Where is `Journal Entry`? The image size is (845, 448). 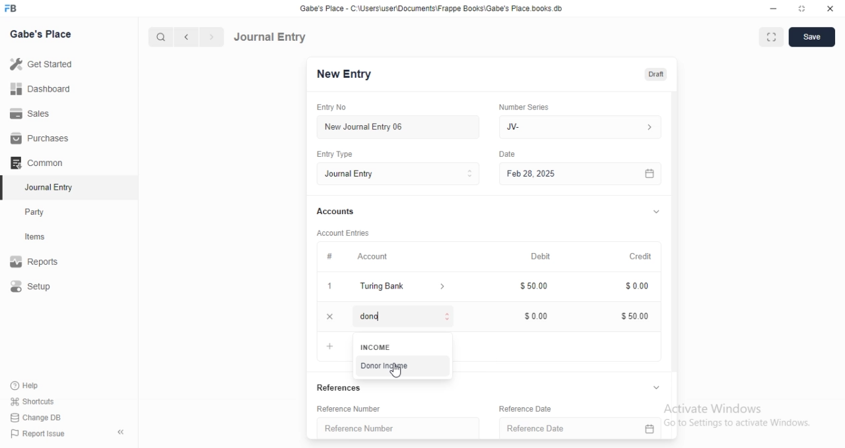 Journal Entry is located at coordinates (271, 36).